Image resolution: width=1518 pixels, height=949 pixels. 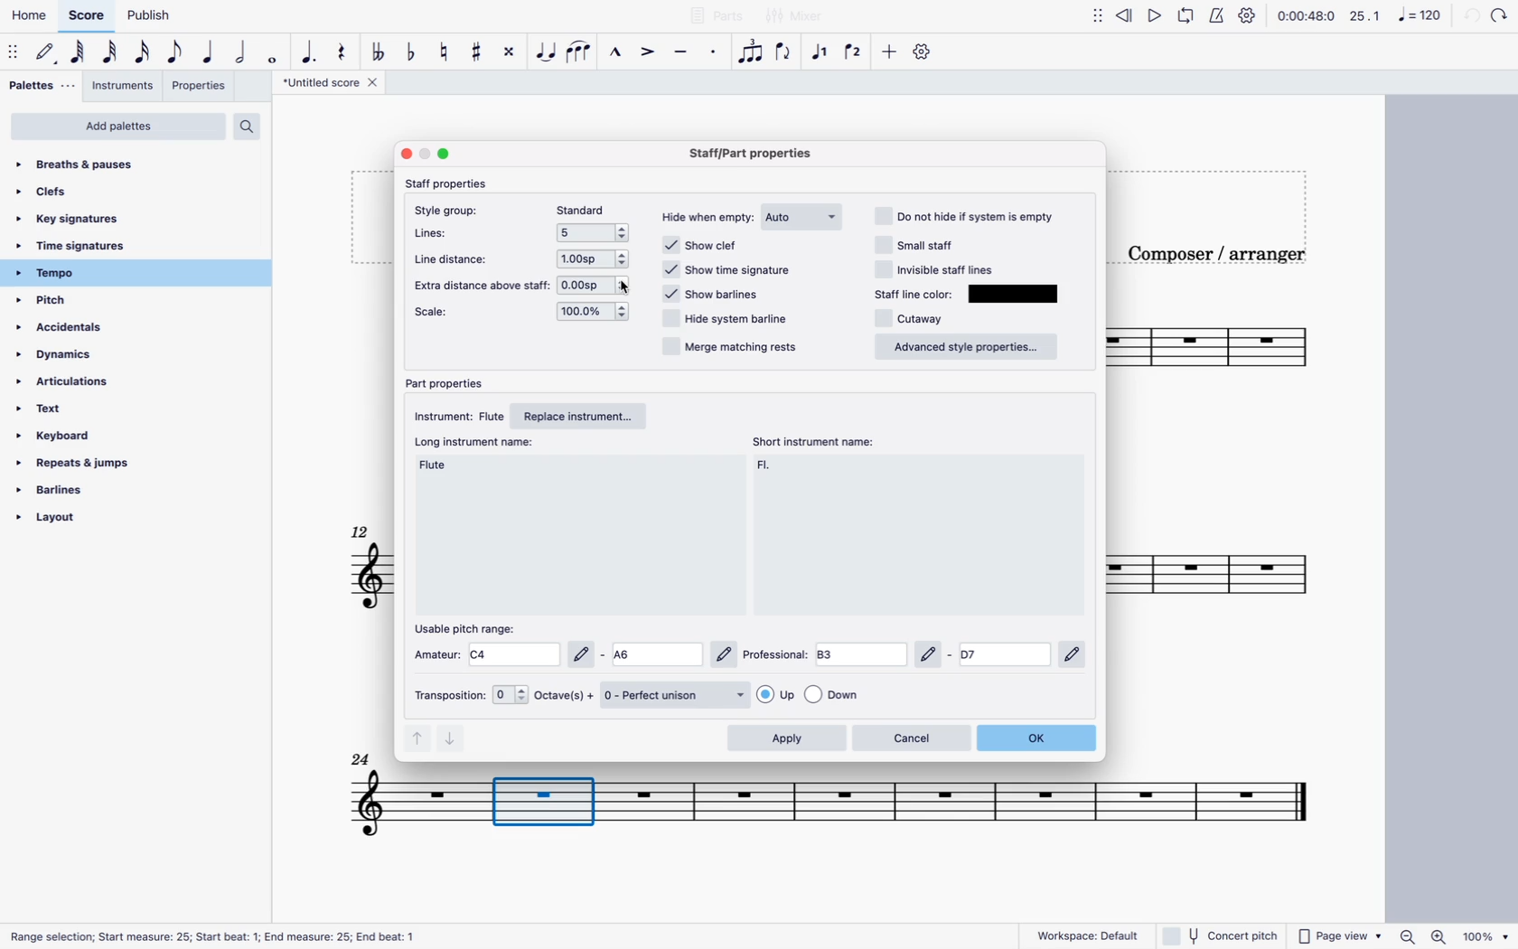 I want to click on Composer / arranger, so click(x=1213, y=251).